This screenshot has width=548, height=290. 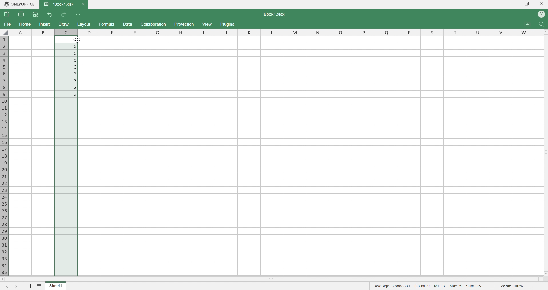 I want to click on Insert, so click(x=45, y=24).